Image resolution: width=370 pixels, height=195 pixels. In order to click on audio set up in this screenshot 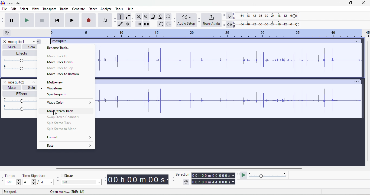, I will do `click(186, 20)`.